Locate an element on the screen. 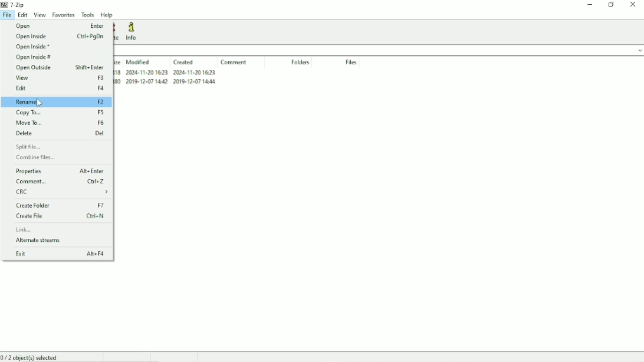 The image size is (644, 362). drop down is located at coordinates (636, 50).